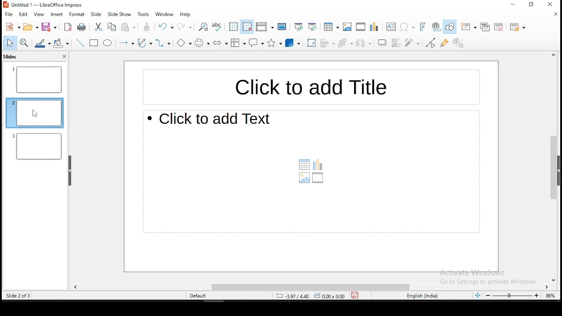  What do you see at coordinates (40, 15) in the screenshot?
I see `view` at bounding box center [40, 15].